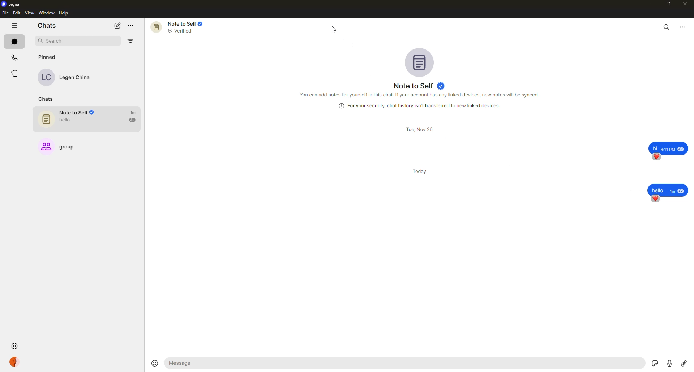 This screenshot has width=694, height=372. What do you see at coordinates (13, 4) in the screenshot?
I see `signal` at bounding box center [13, 4].